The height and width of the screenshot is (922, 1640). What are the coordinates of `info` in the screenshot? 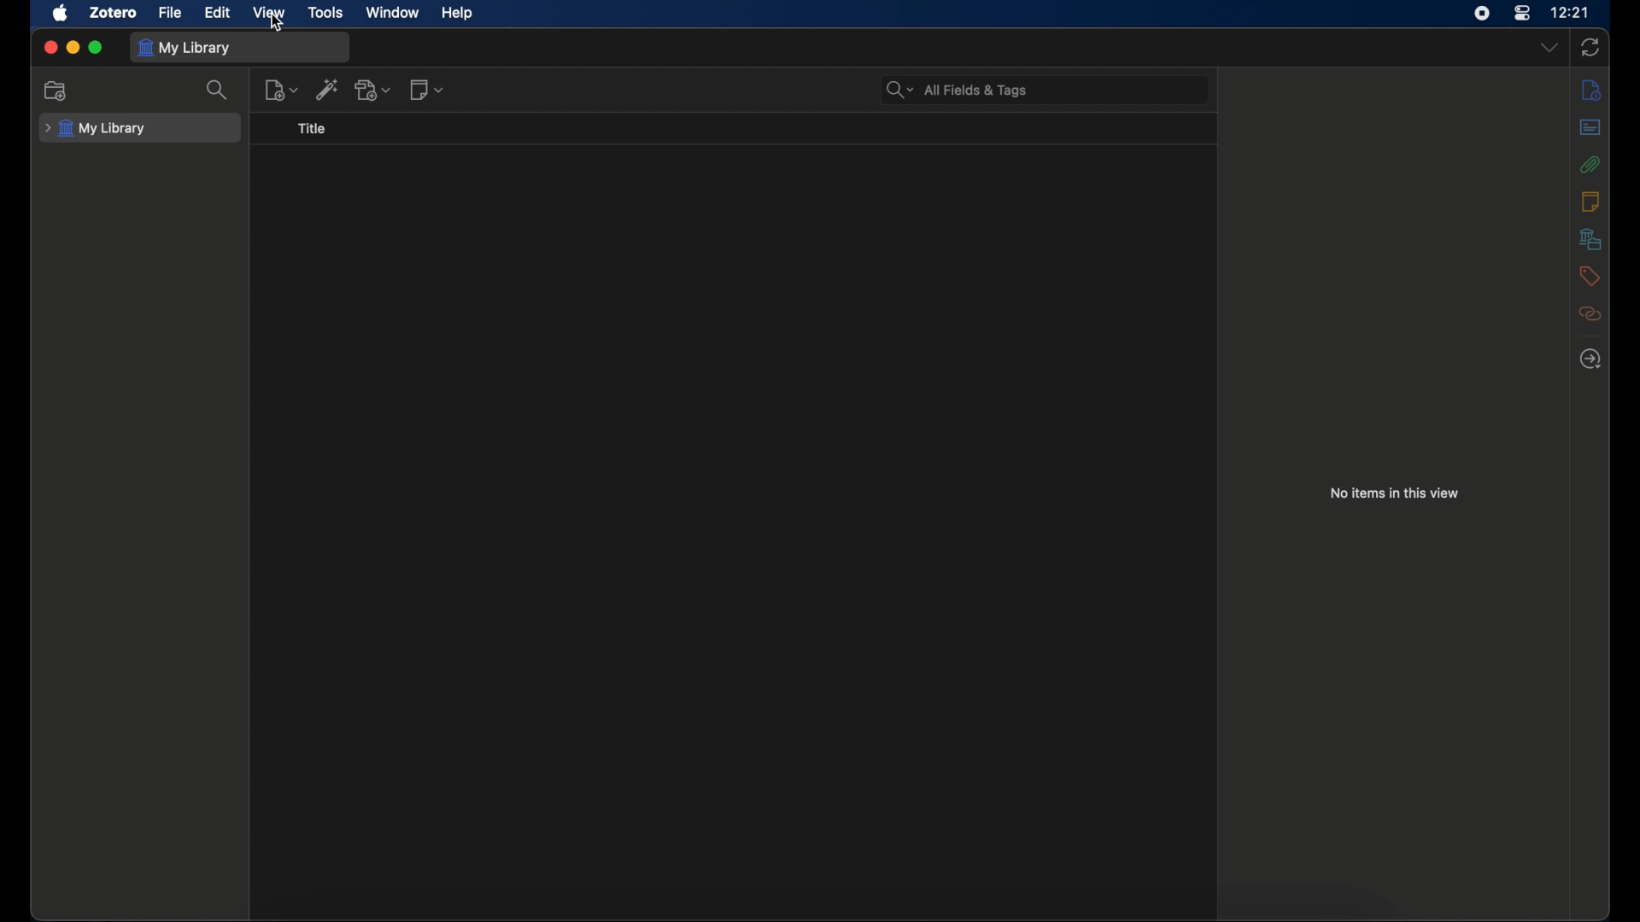 It's located at (1590, 89).